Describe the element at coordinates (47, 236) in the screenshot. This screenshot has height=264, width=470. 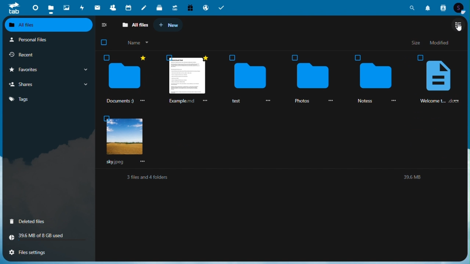
I see `storage` at that location.